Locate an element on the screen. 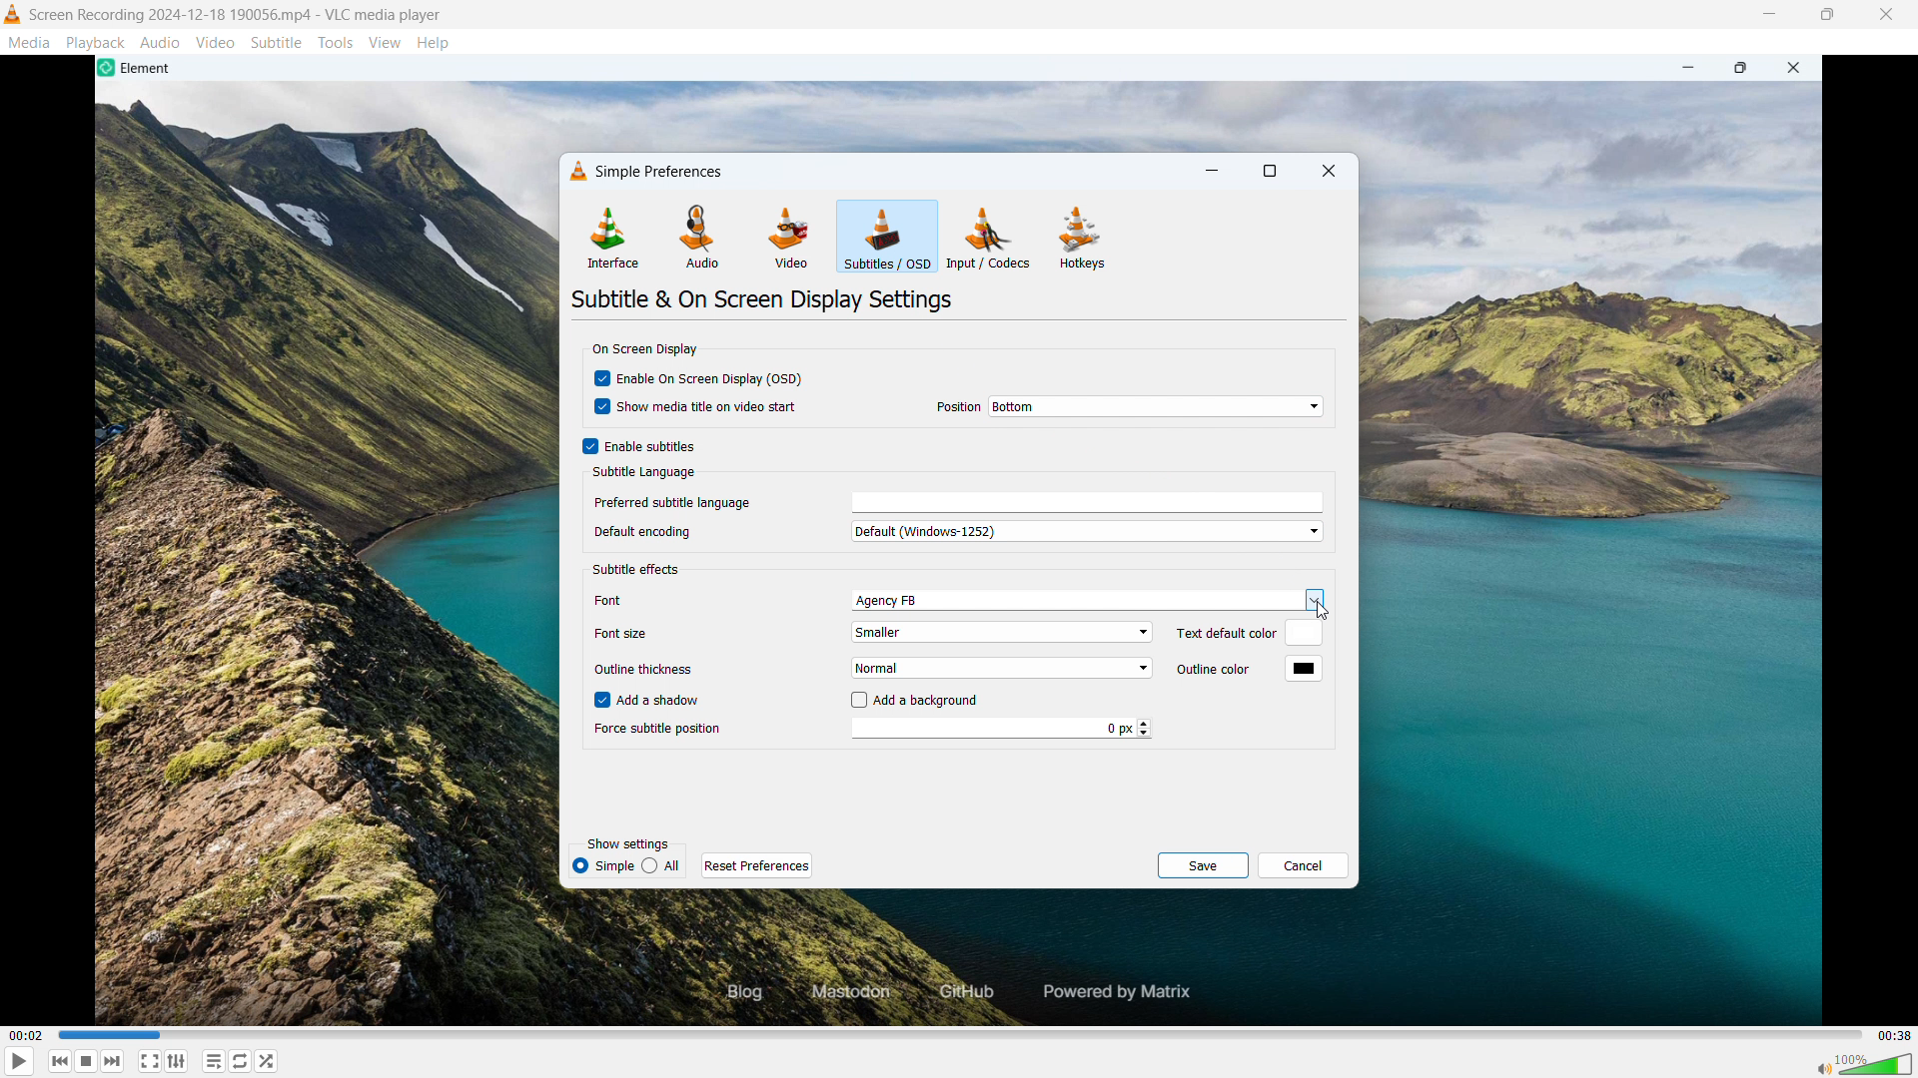  help is located at coordinates (434, 44).